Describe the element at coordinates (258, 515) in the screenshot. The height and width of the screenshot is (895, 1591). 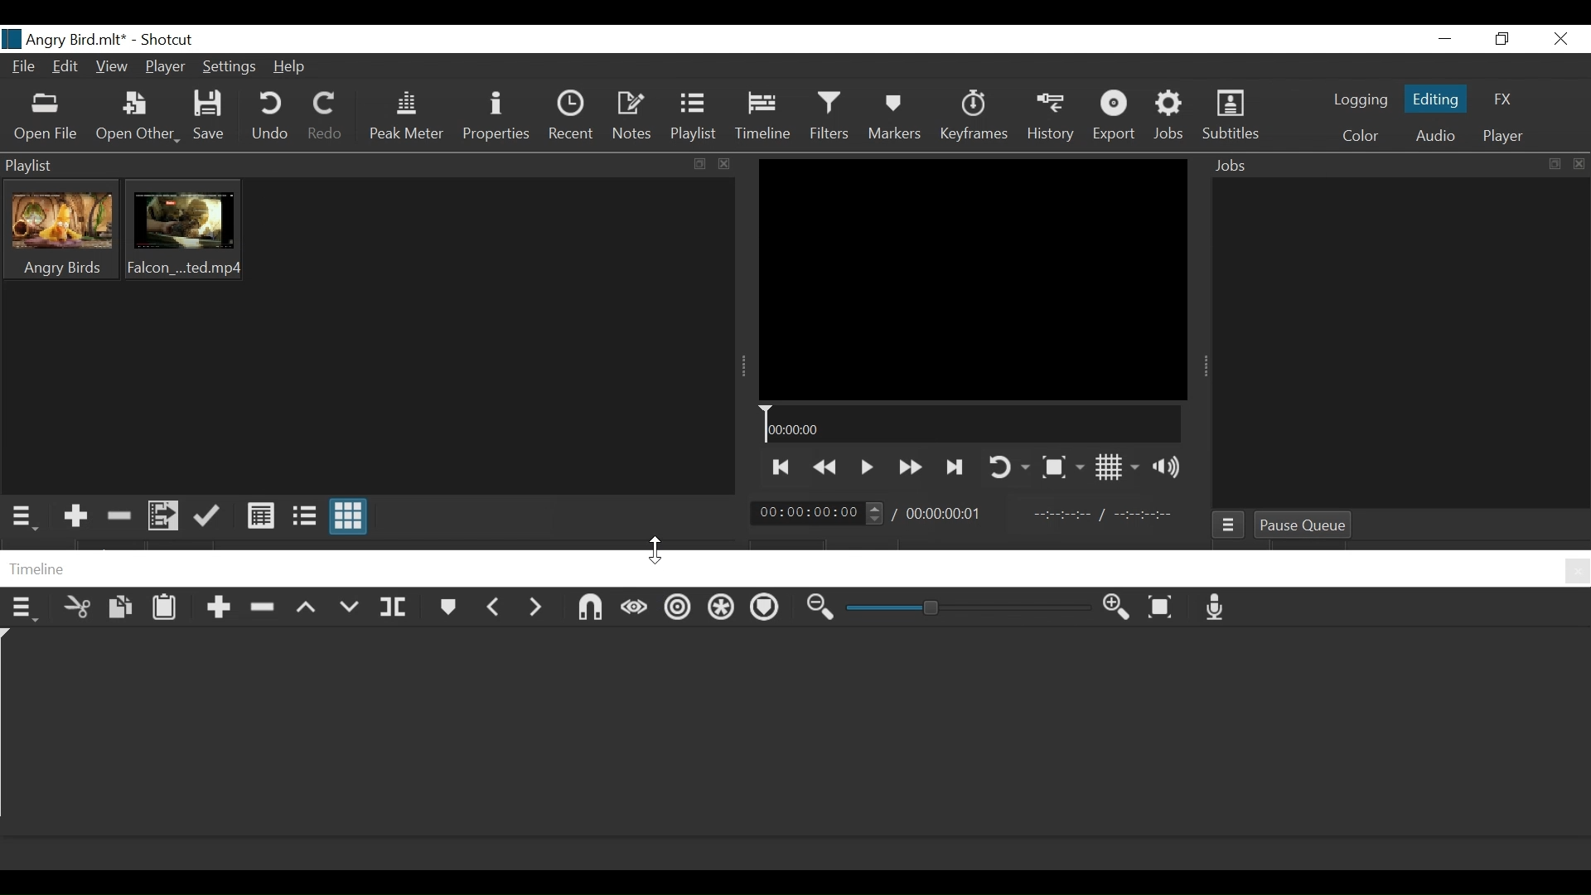
I see `View as Detail` at that location.